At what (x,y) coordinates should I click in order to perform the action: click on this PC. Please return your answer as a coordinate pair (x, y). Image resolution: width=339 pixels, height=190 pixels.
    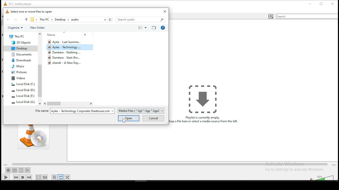
    Looking at the image, I should click on (18, 37).